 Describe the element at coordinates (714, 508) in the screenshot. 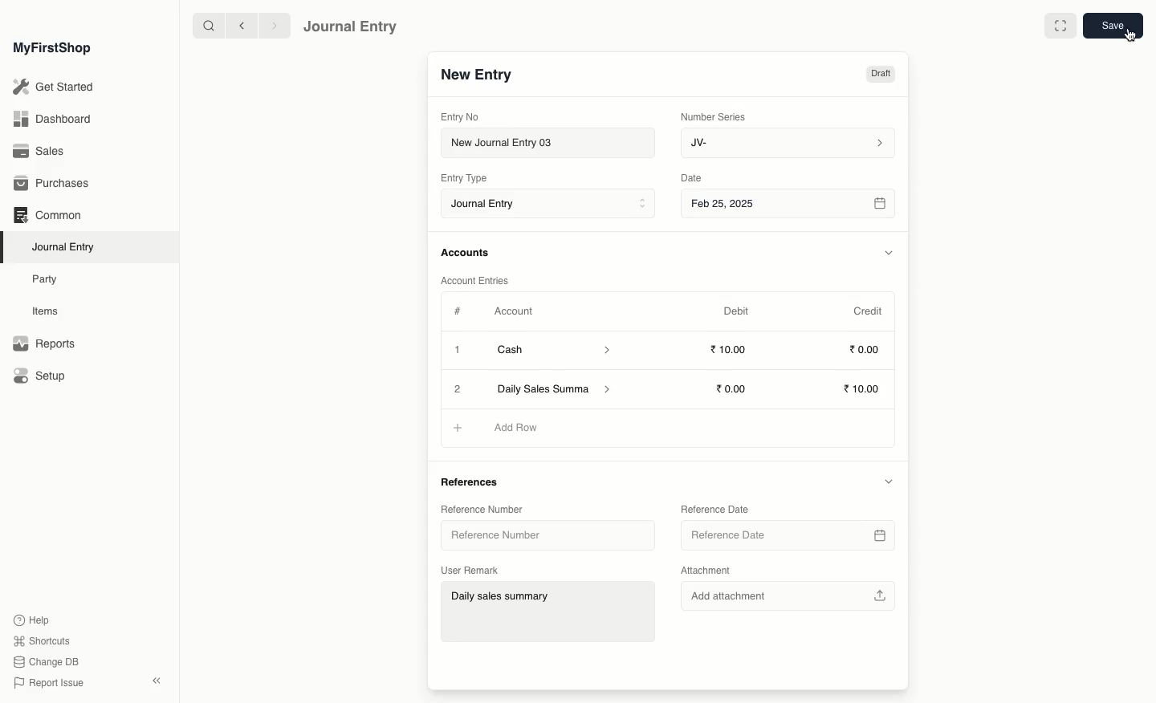

I see `Reference Date` at that location.